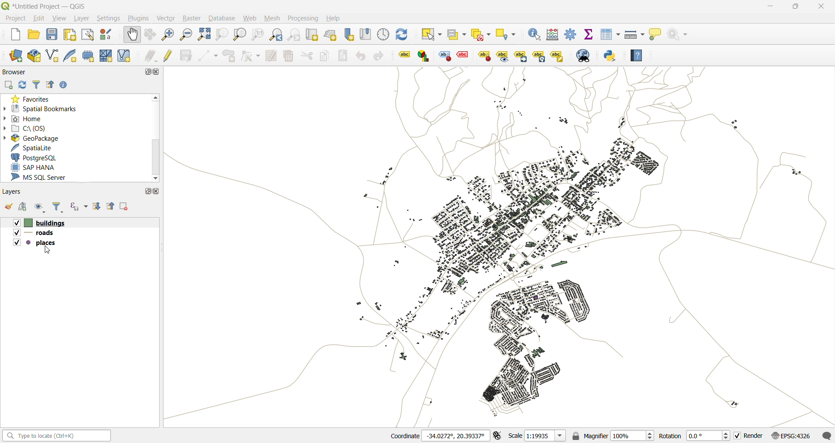  I want to click on new shapefile, so click(50, 56).